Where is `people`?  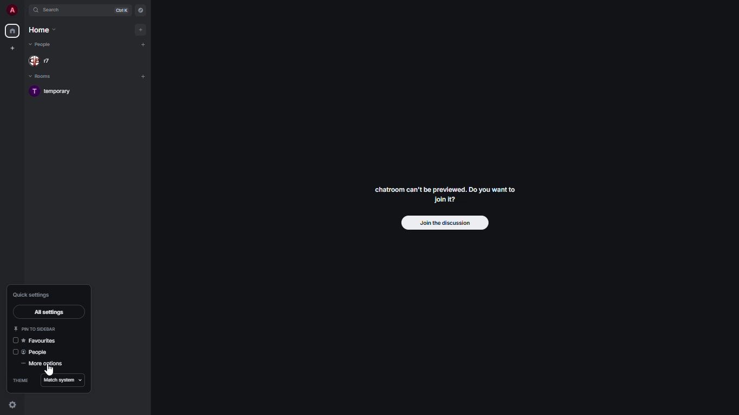
people is located at coordinates (38, 351).